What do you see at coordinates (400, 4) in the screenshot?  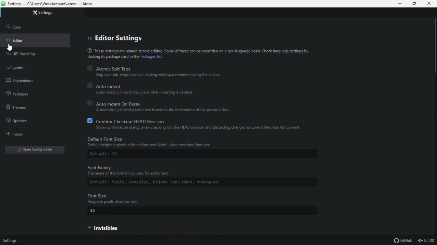 I see `Minimize` at bounding box center [400, 4].